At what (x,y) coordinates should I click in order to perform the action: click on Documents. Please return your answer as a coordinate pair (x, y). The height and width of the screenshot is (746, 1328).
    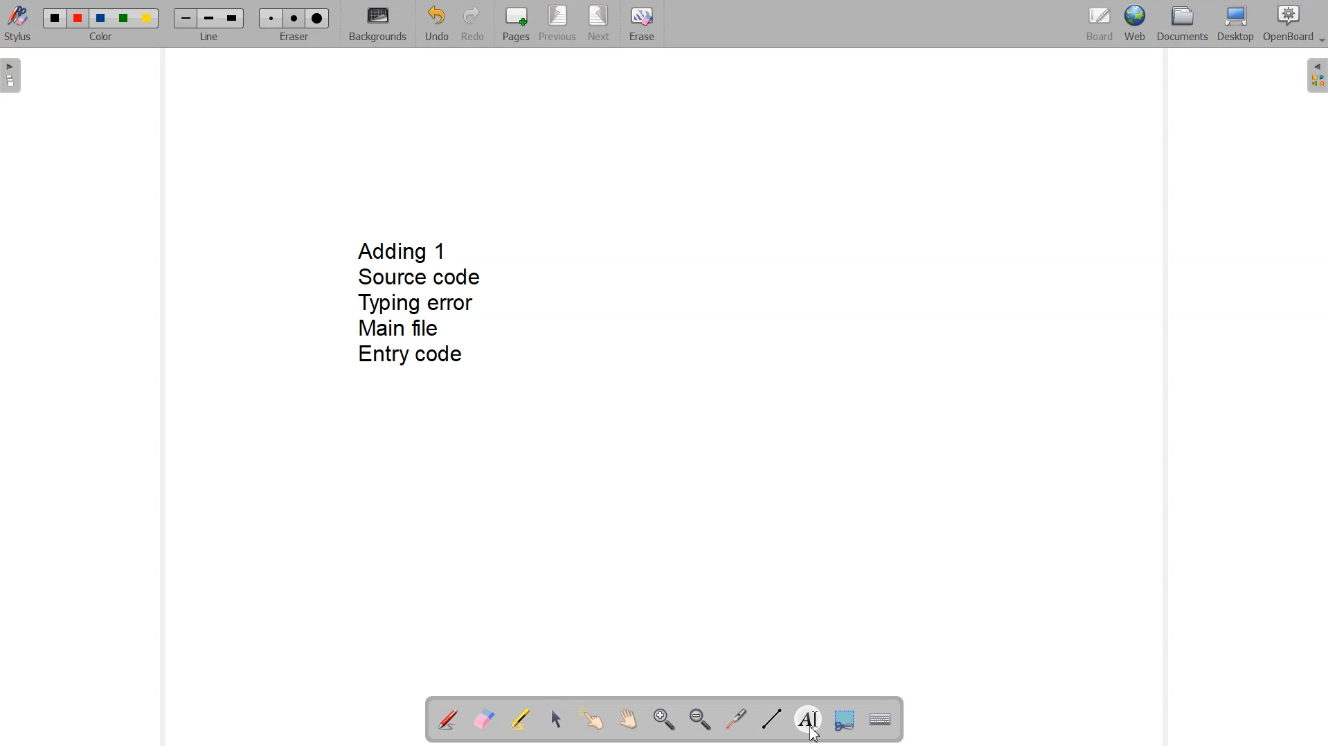
    Looking at the image, I should click on (1183, 25).